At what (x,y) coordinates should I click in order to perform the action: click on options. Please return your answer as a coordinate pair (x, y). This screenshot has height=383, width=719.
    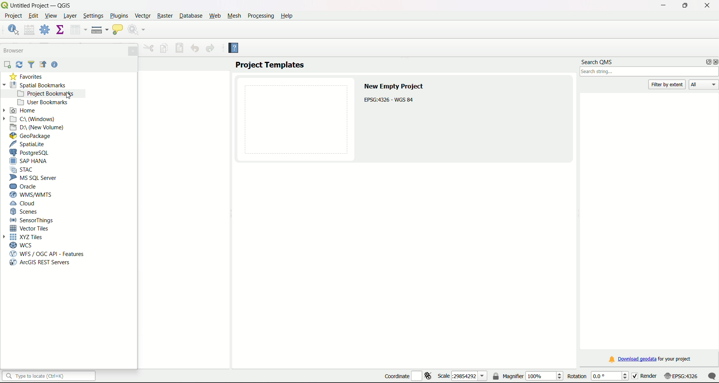
    Looking at the image, I should click on (706, 62).